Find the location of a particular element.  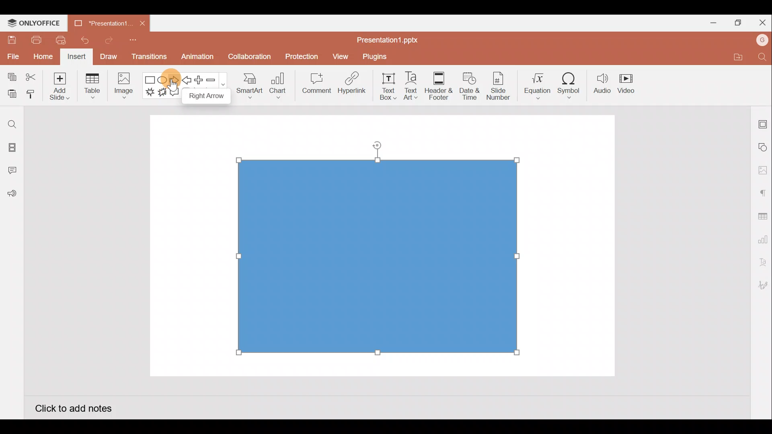

Minus is located at coordinates (215, 79).